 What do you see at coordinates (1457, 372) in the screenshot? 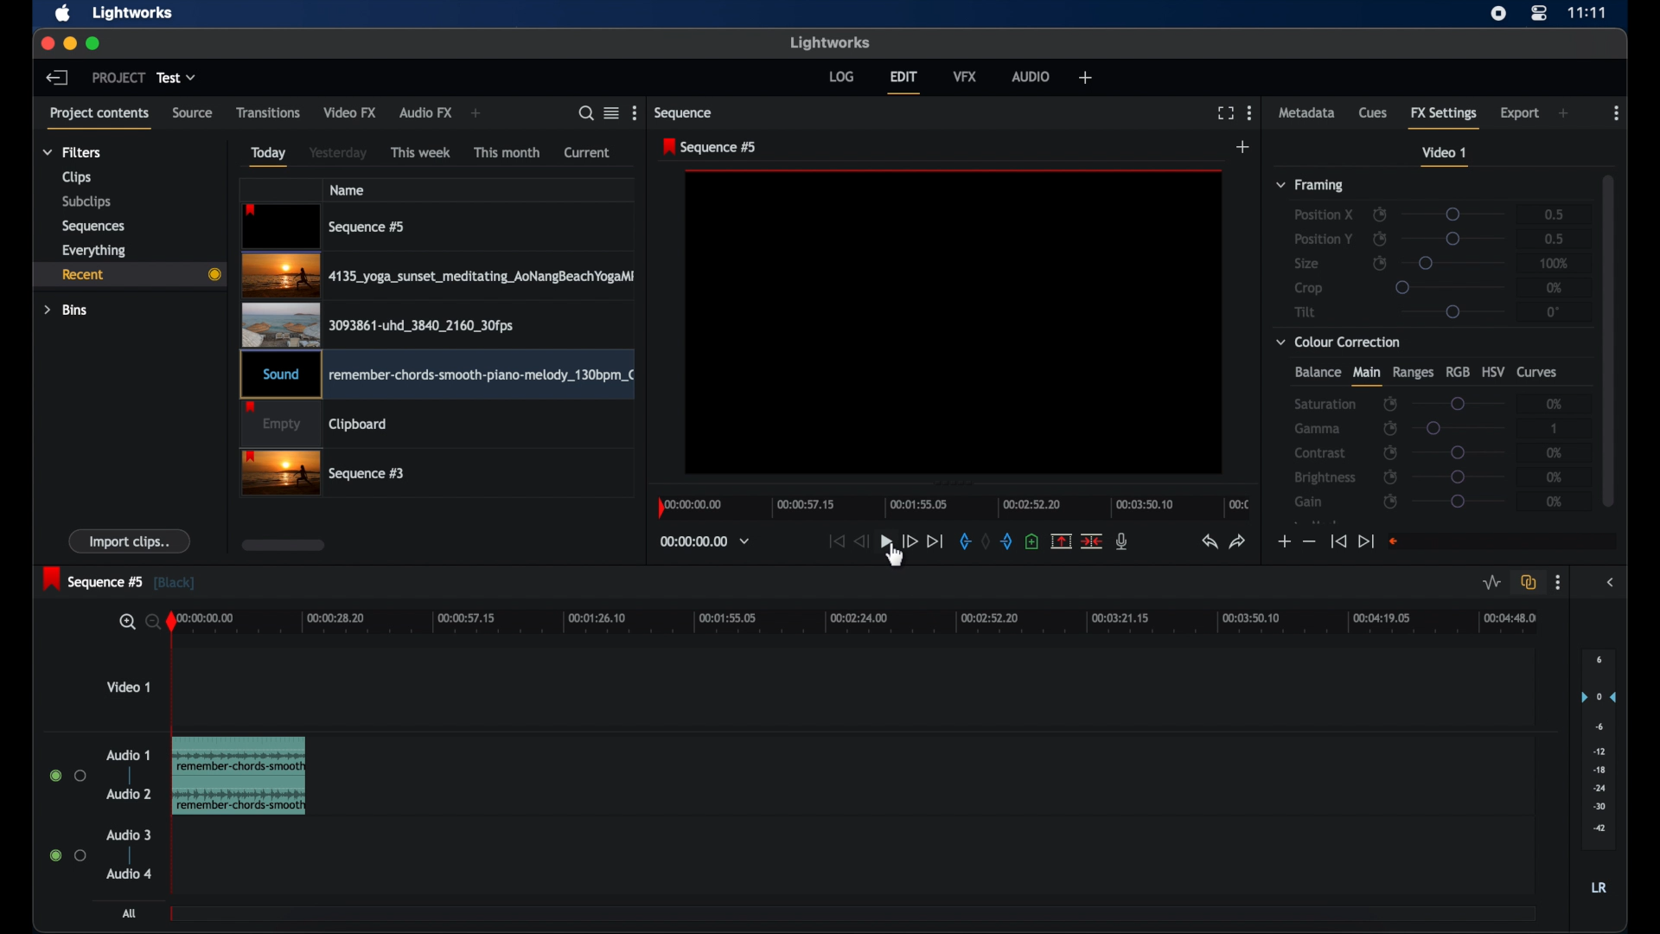
I see `rgb` at bounding box center [1457, 372].